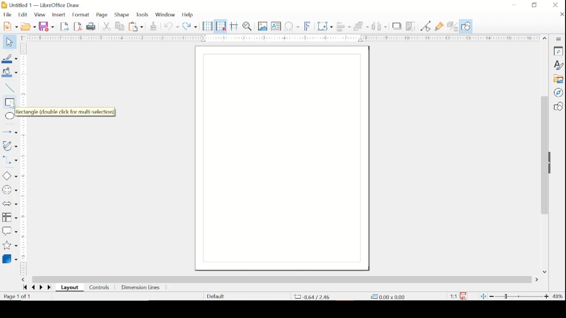 The image size is (566, 318). Describe the element at coordinates (279, 38) in the screenshot. I see `margin` at that location.